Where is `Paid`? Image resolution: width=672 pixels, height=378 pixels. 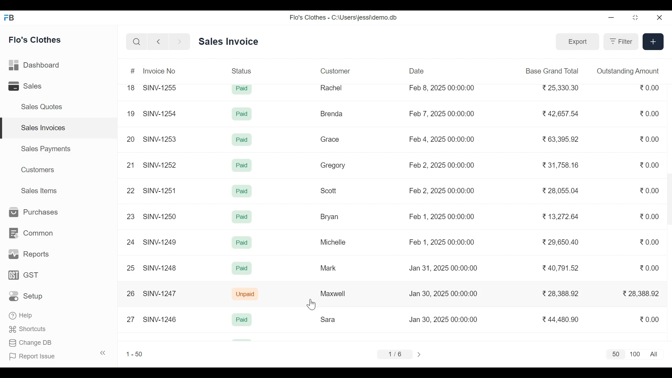 Paid is located at coordinates (243, 89).